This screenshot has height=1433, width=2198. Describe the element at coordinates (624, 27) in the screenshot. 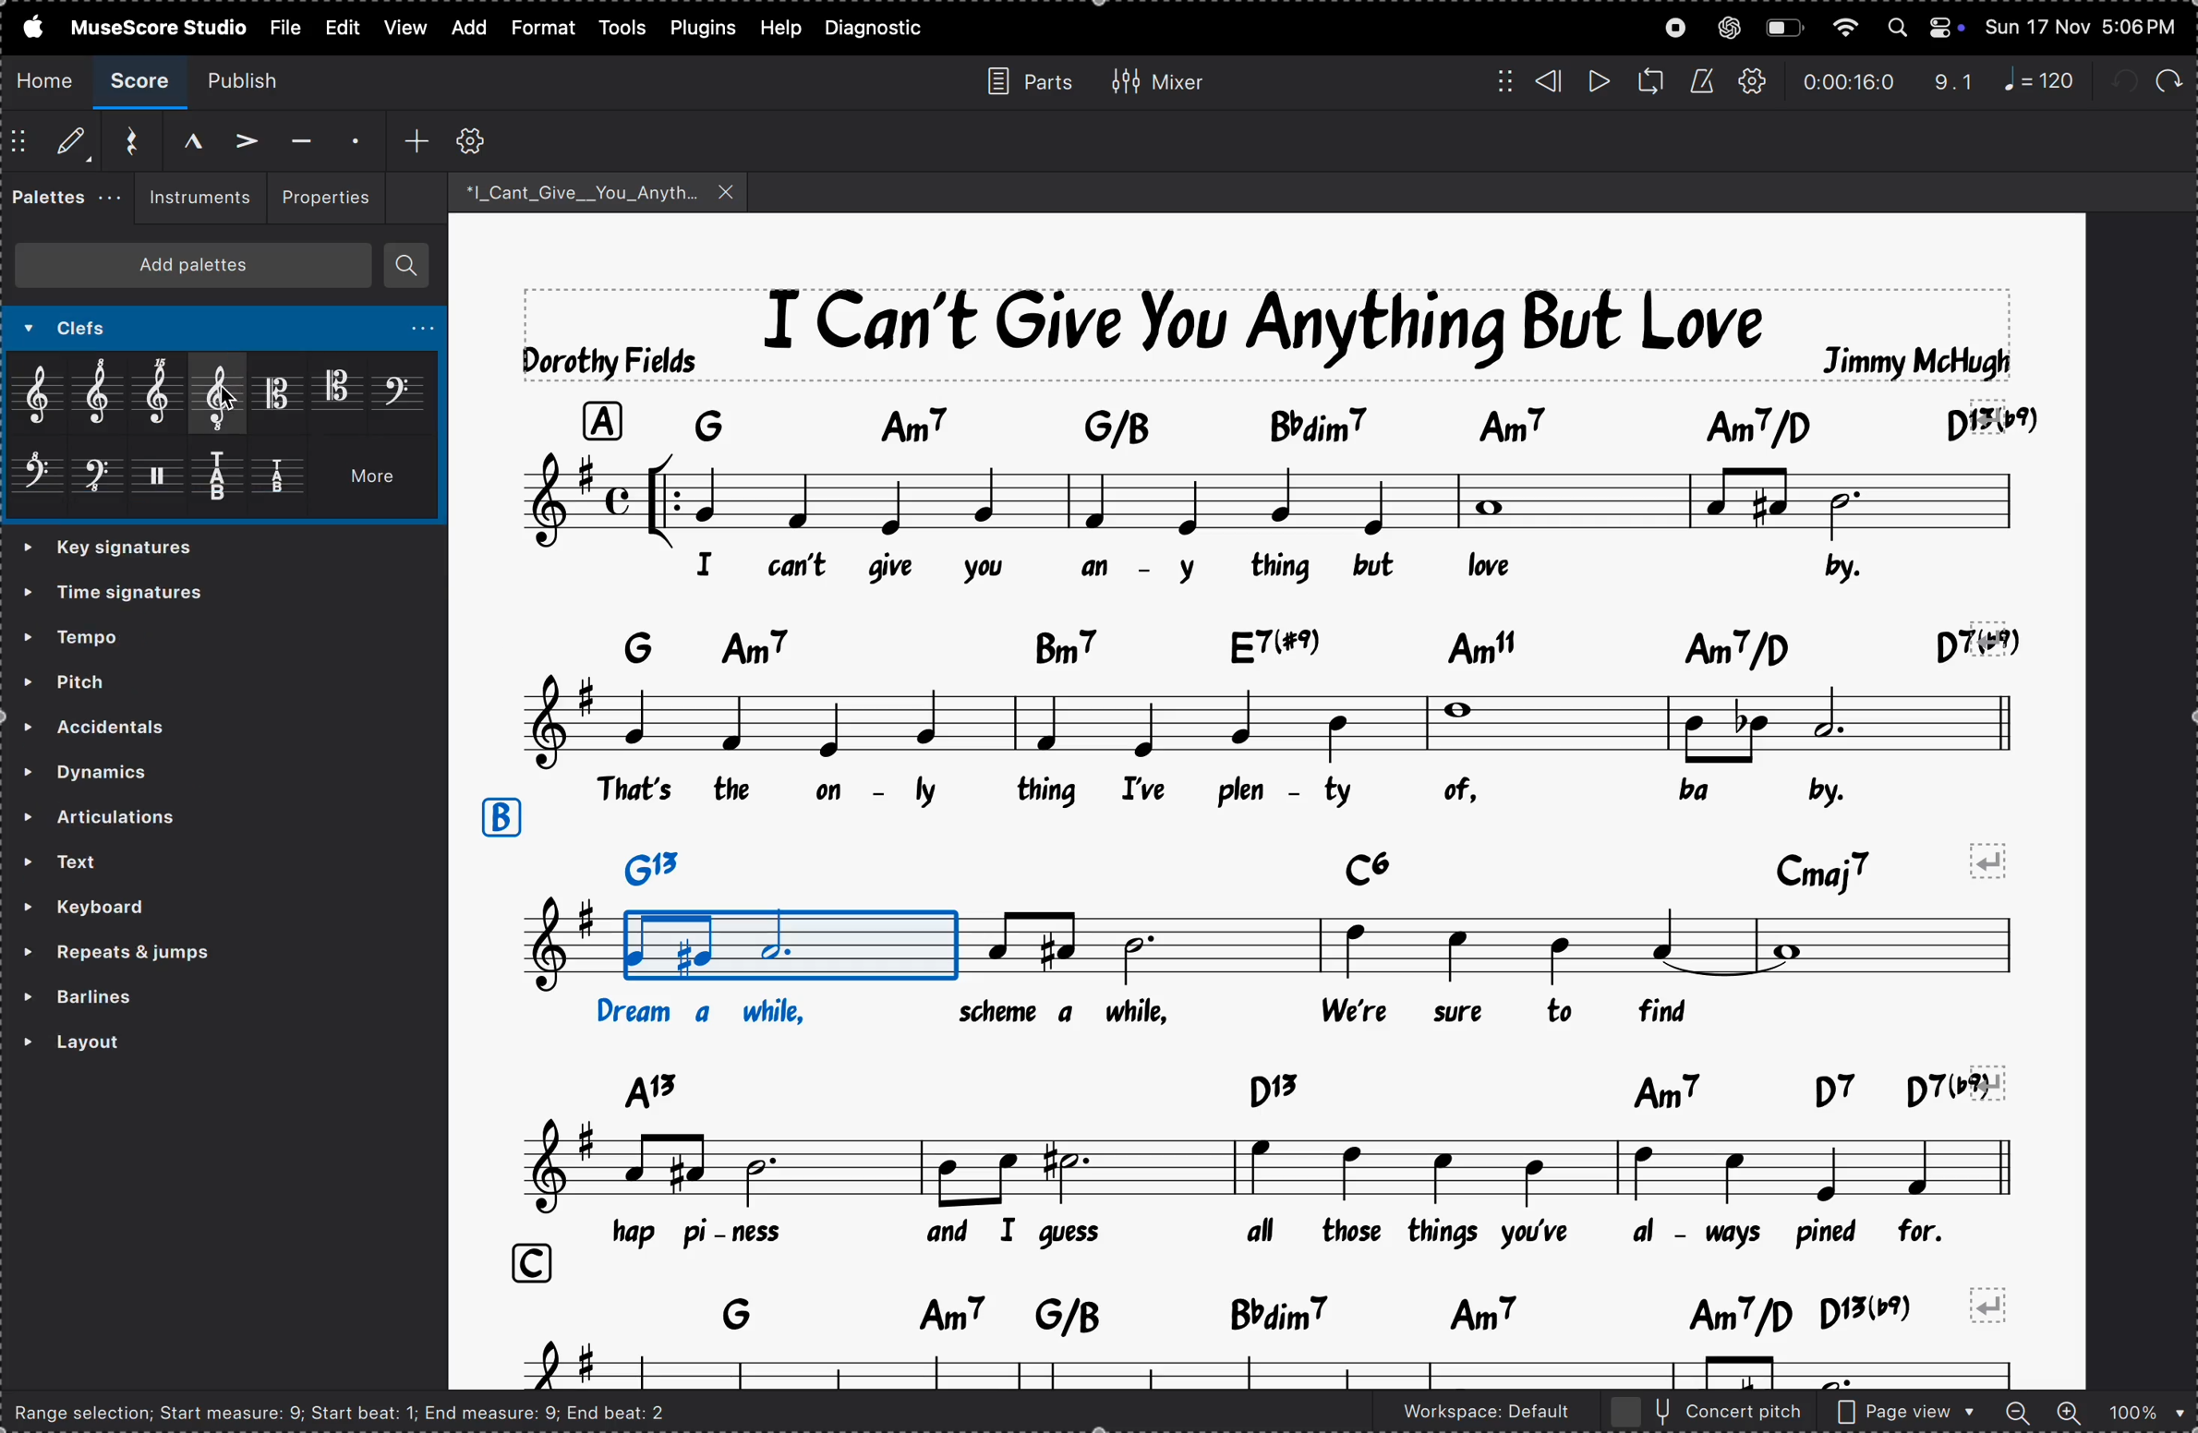

I see `tools` at that location.